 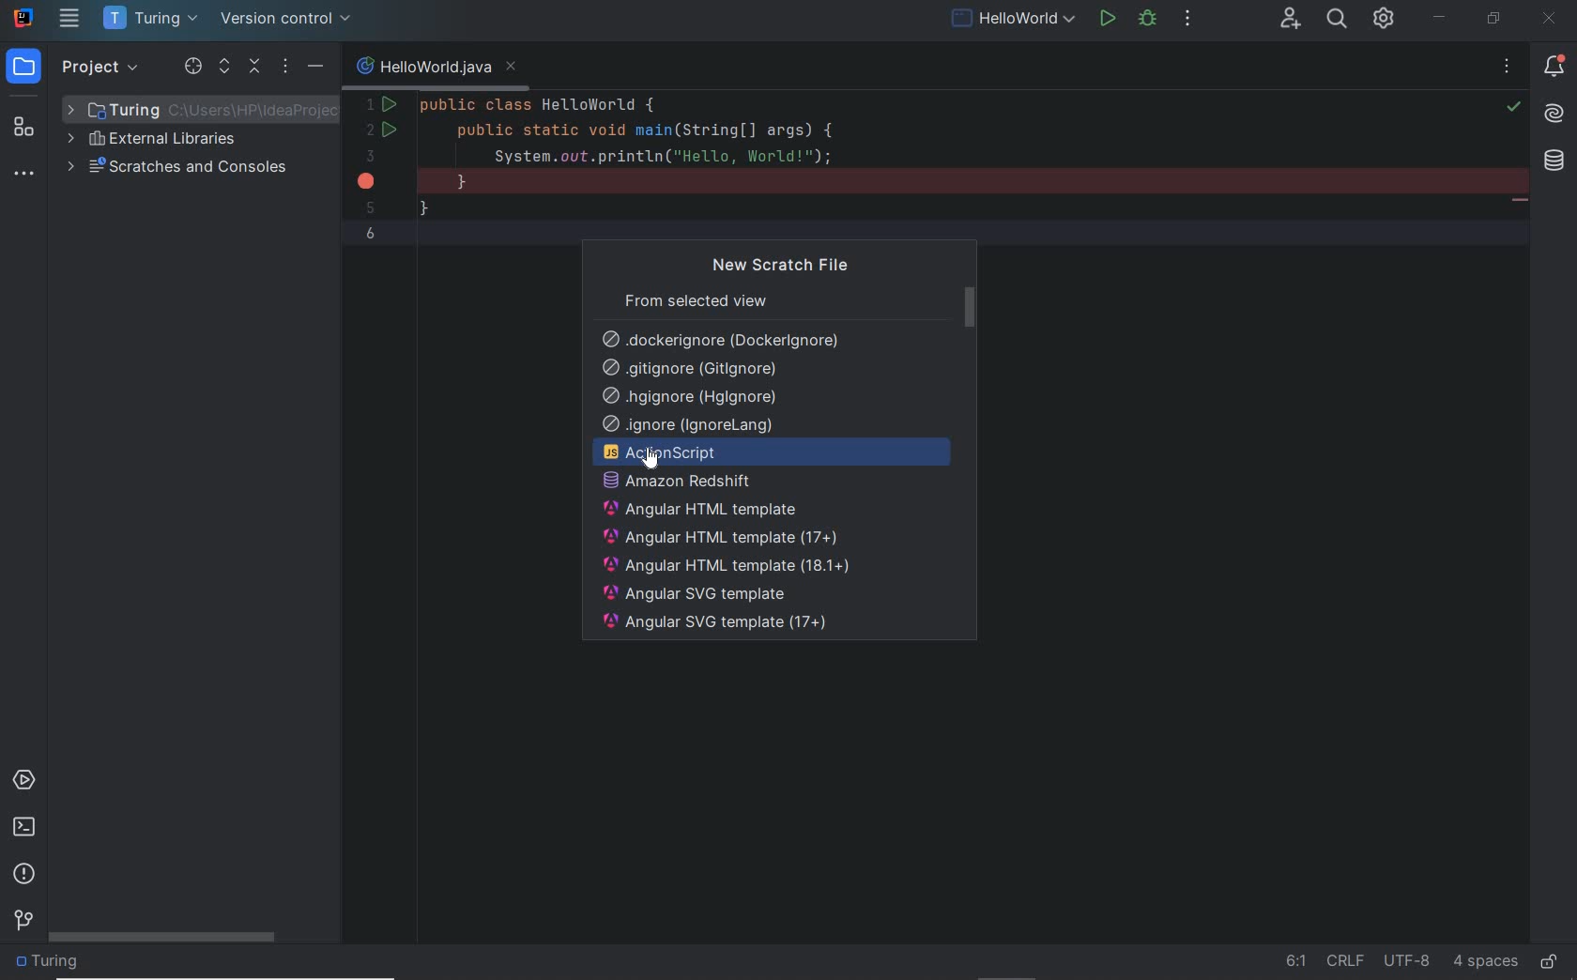 What do you see at coordinates (779, 482) in the screenshot?
I see `amazon redshift` at bounding box center [779, 482].